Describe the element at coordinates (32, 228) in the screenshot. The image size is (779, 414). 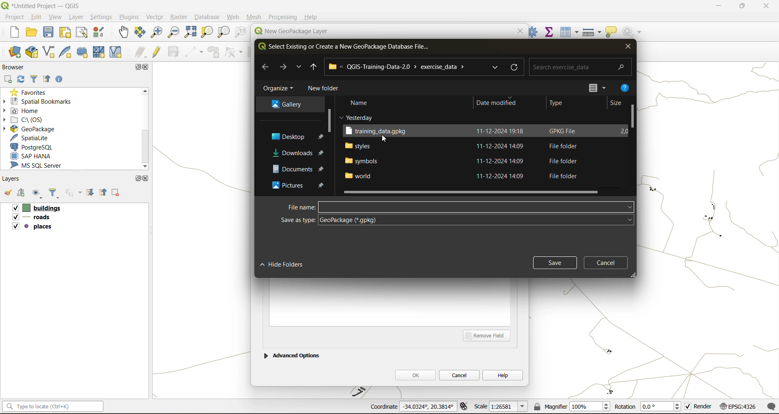
I see `places` at that location.